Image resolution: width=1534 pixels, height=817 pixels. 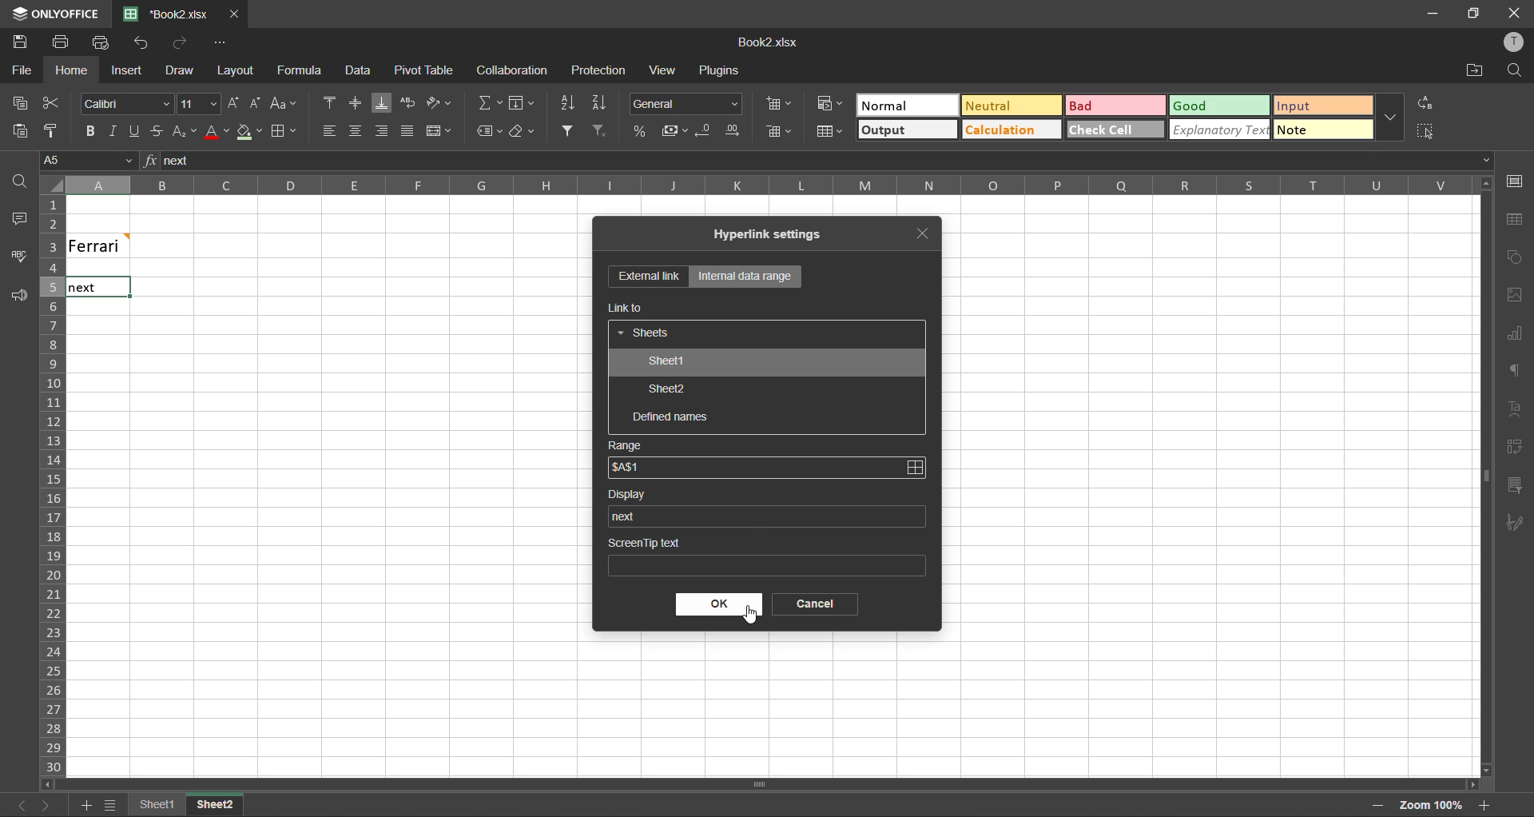 What do you see at coordinates (232, 70) in the screenshot?
I see `layout` at bounding box center [232, 70].